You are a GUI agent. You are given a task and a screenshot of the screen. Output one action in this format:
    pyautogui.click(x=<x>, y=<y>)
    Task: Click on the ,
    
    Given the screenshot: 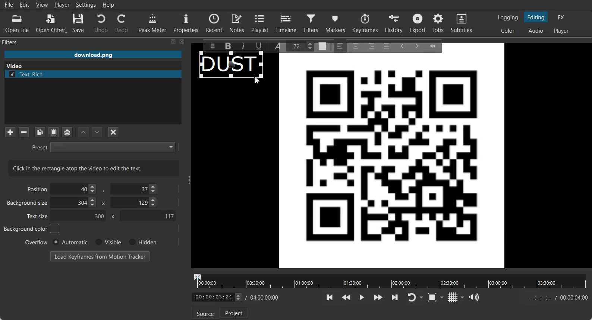 What is the action you would take?
    pyautogui.click(x=104, y=191)
    